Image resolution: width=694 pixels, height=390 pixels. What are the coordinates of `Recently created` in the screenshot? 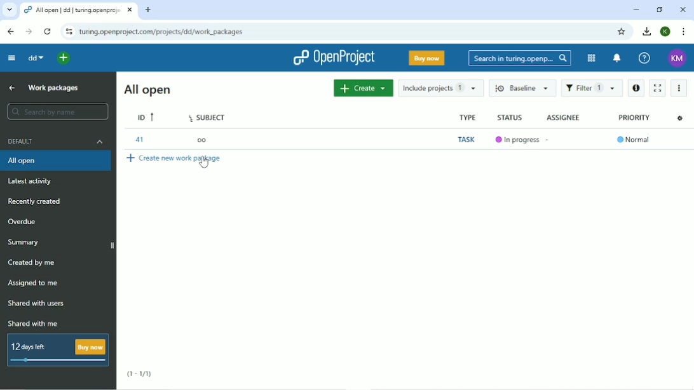 It's located at (39, 201).